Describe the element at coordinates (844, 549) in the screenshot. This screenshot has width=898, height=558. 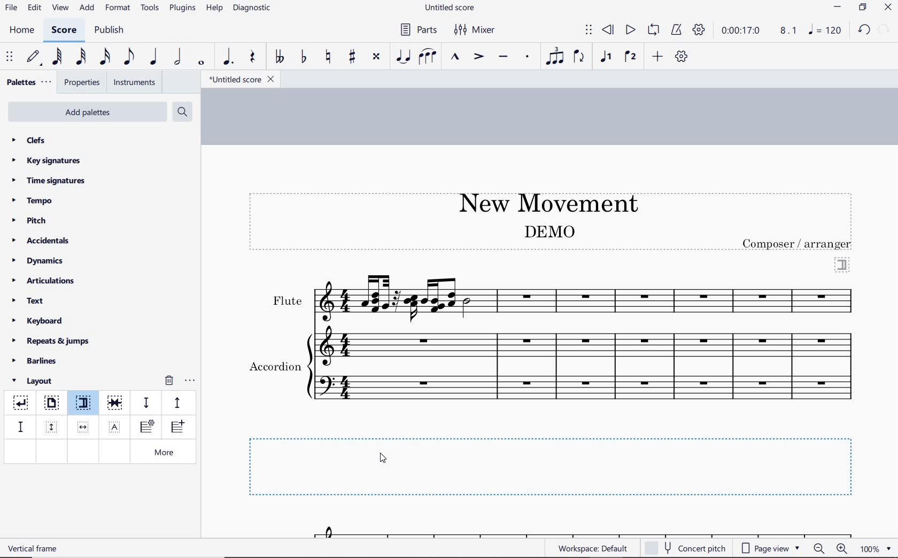
I see `zoom in` at that location.